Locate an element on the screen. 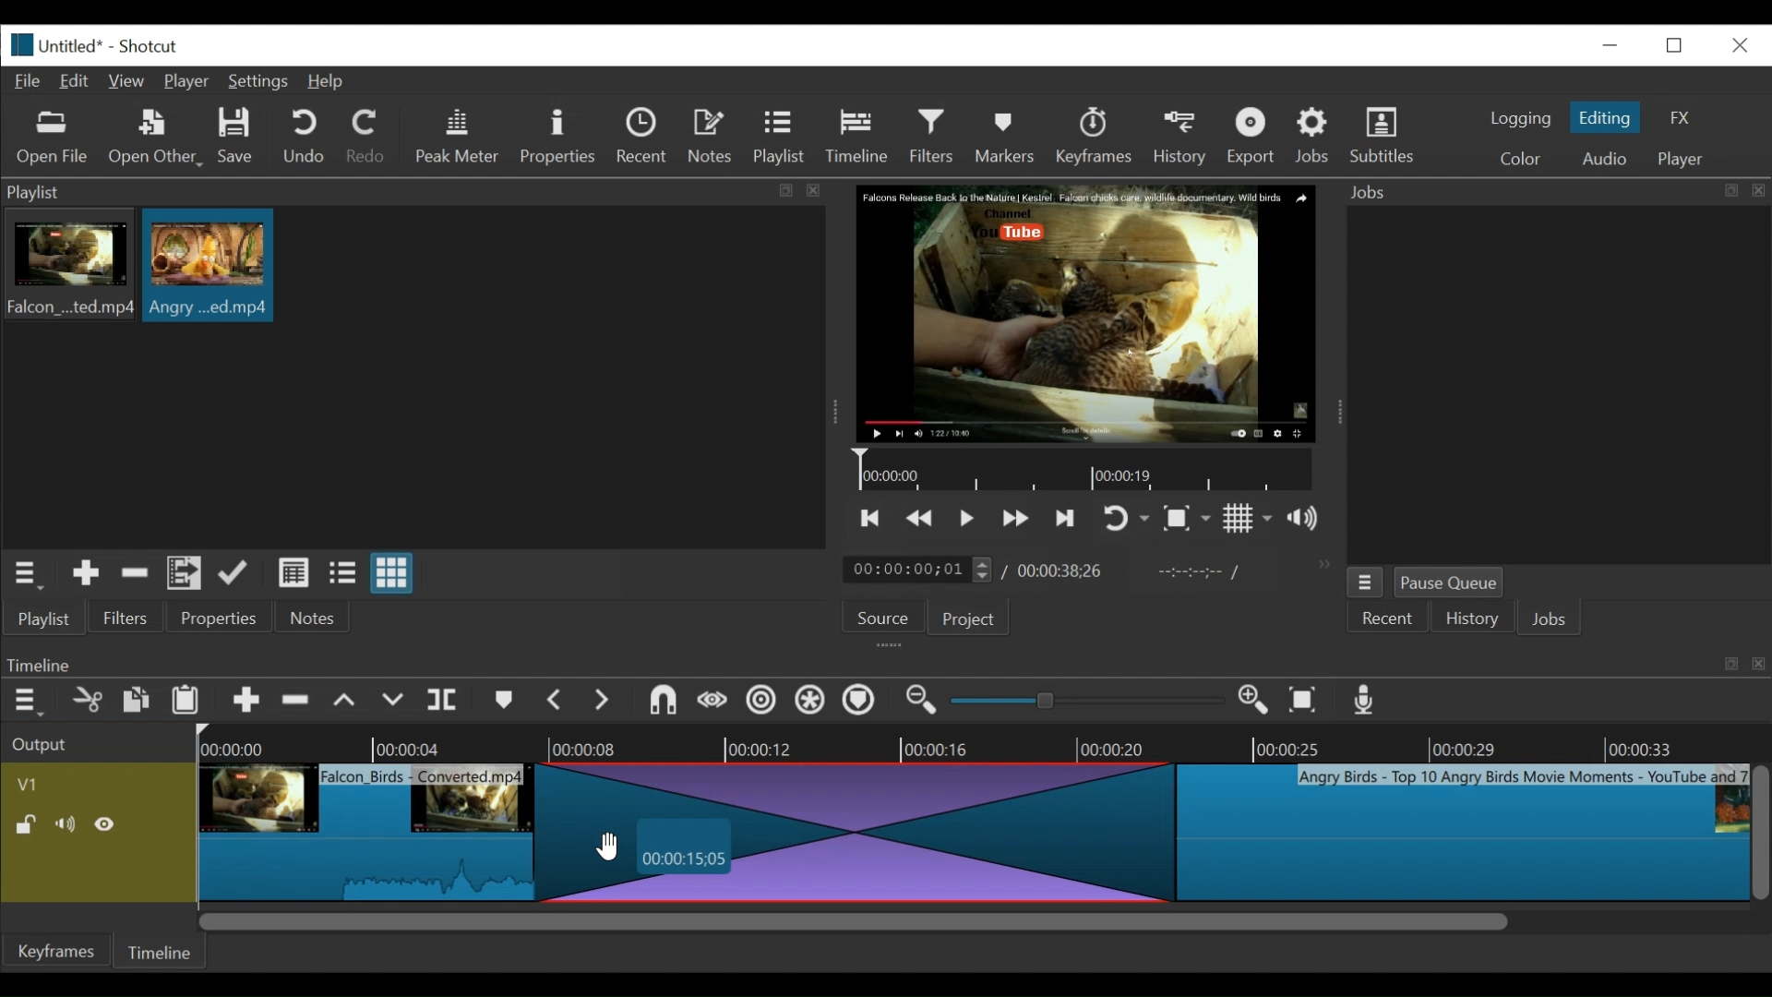 The height and width of the screenshot is (997, 1772). copy is located at coordinates (138, 703).